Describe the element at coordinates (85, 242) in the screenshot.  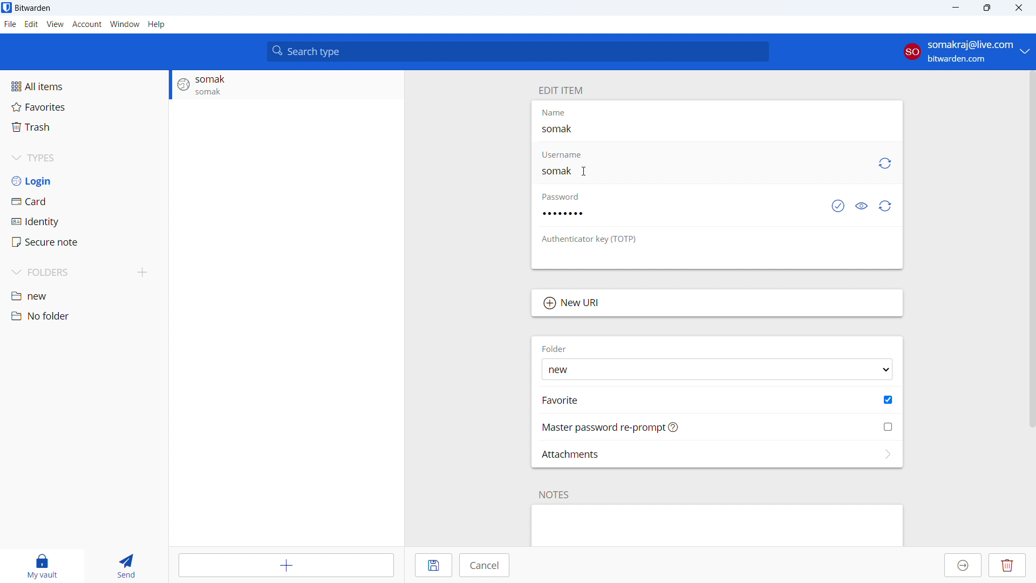
I see `secure note` at that location.